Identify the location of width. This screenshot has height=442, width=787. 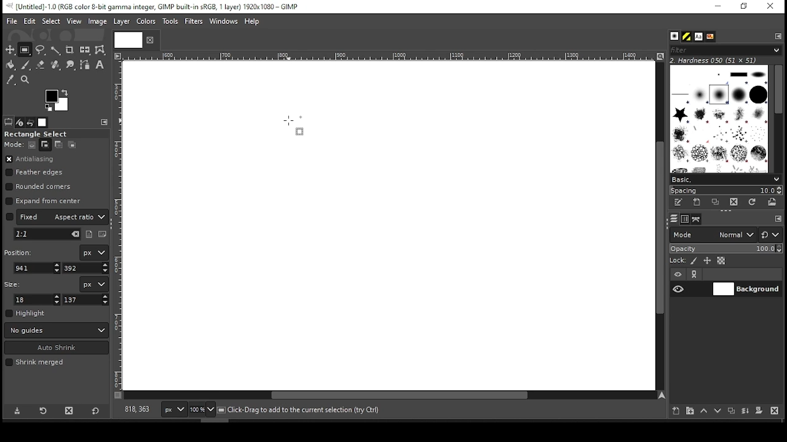
(38, 300).